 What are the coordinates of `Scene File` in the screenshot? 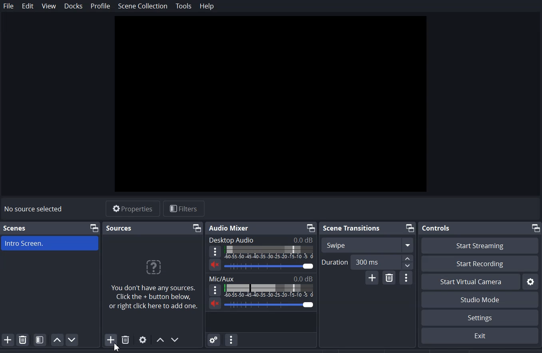 It's located at (50, 244).